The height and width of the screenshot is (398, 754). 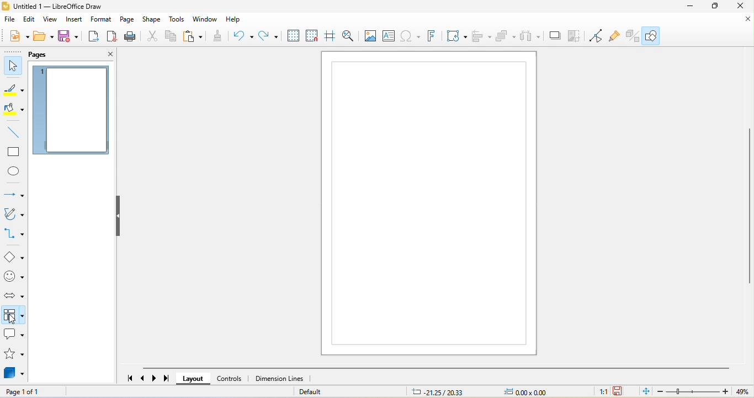 What do you see at coordinates (13, 171) in the screenshot?
I see `ellipse` at bounding box center [13, 171].